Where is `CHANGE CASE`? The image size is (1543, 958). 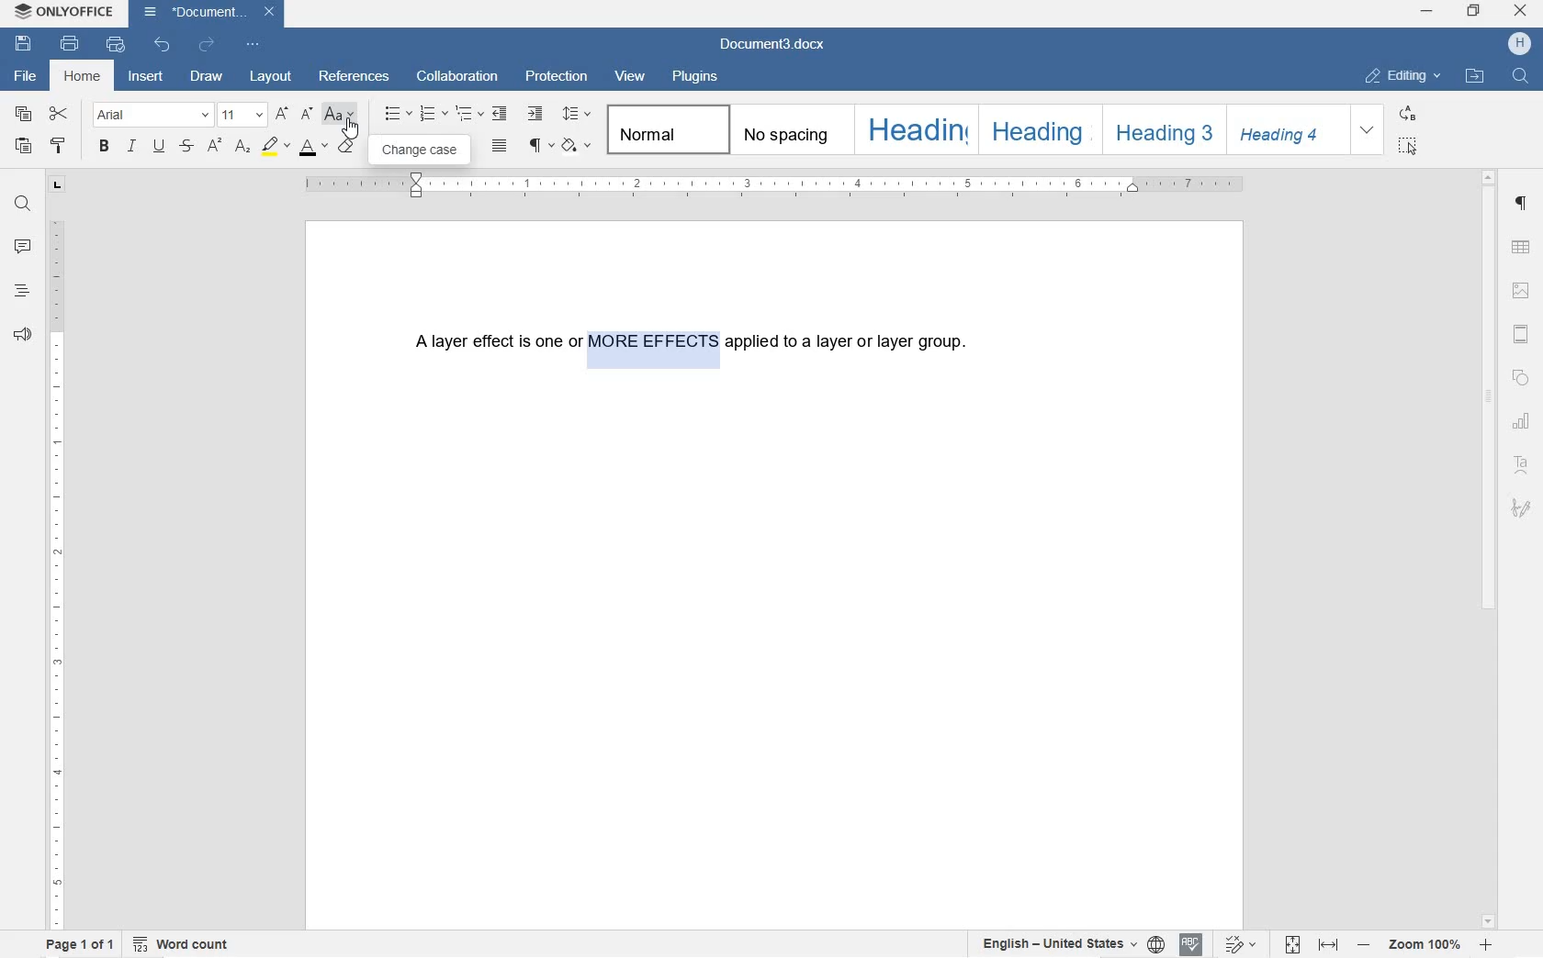 CHANGE CASE is located at coordinates (420, 152).